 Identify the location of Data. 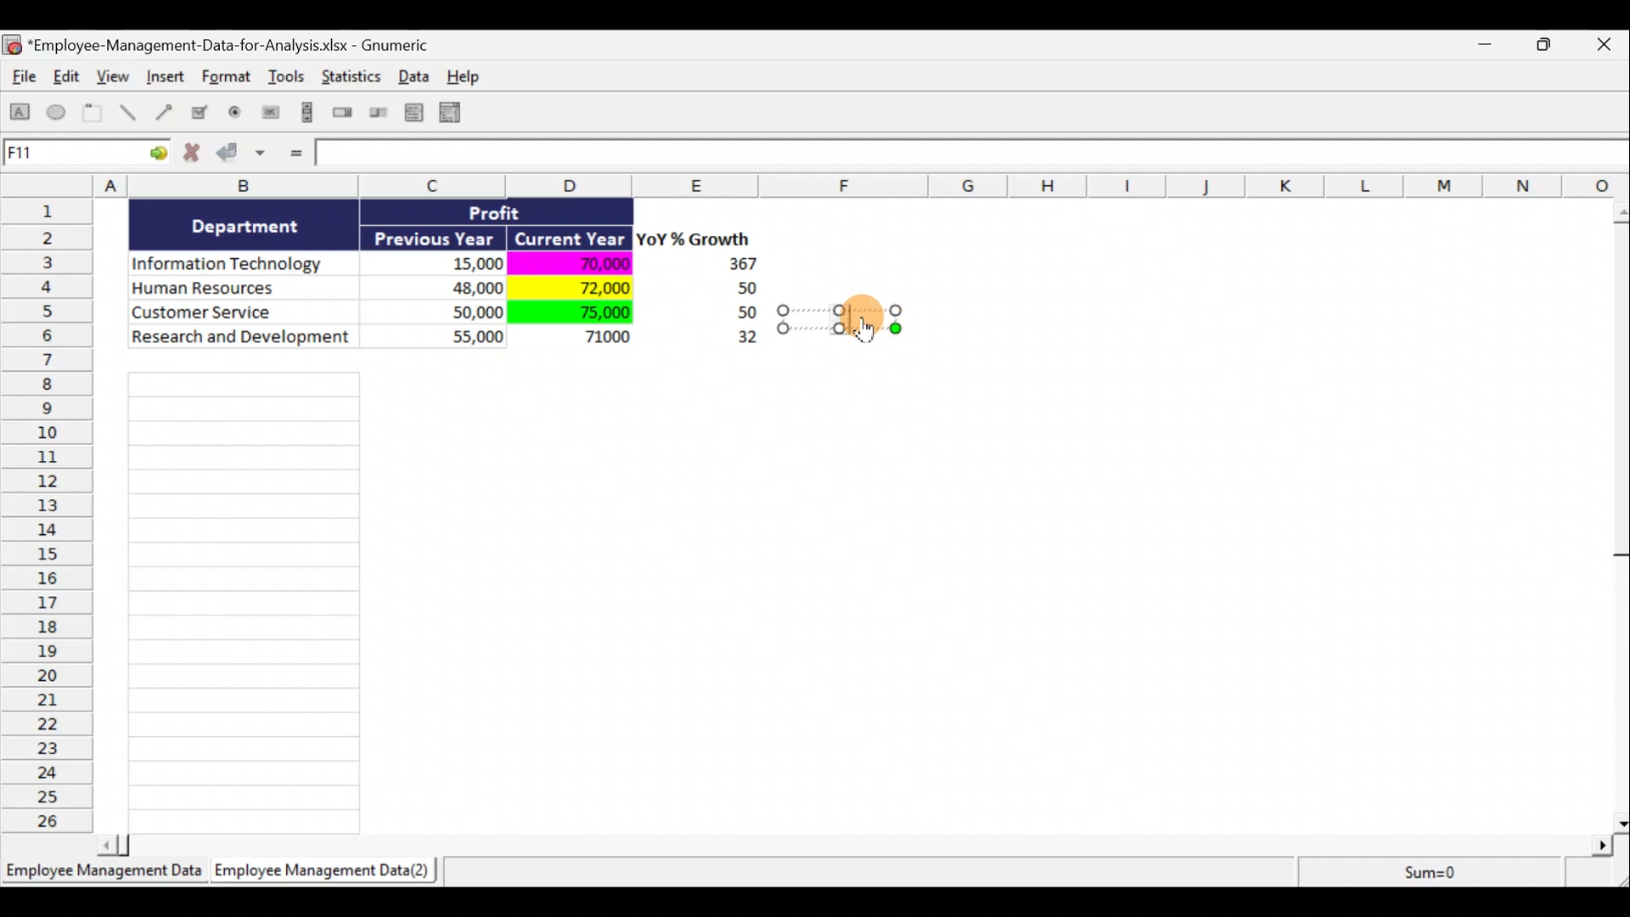
(455, 287).